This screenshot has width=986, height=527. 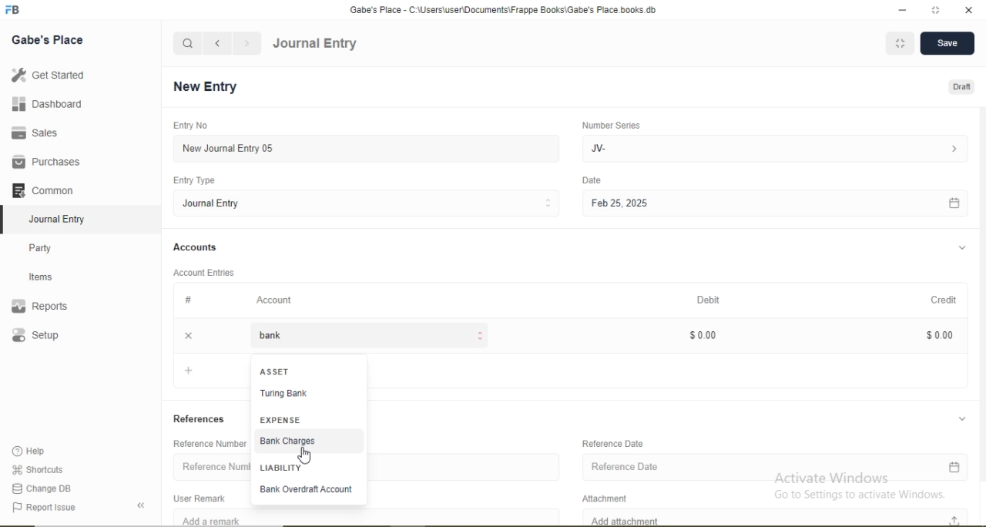 I want to click on navigate backward, so click(x=216, y=43).